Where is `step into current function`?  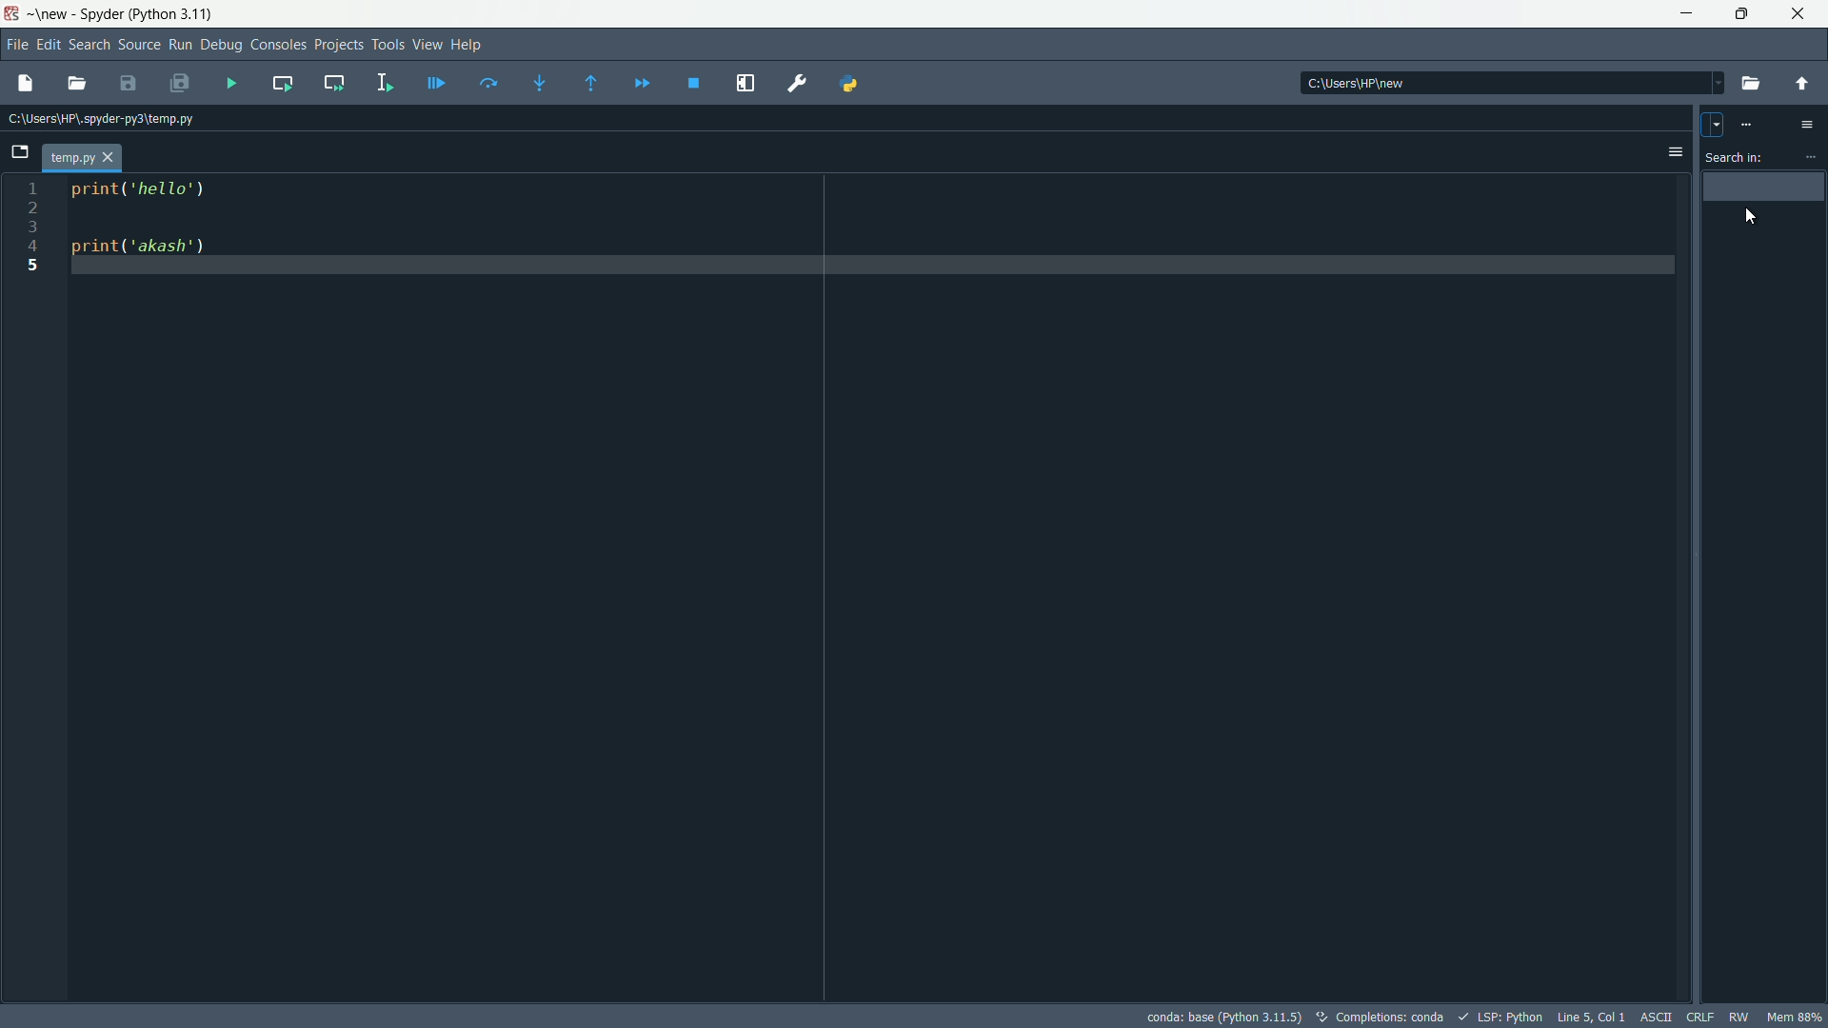
step into current function is located at coordinates (540, 84).